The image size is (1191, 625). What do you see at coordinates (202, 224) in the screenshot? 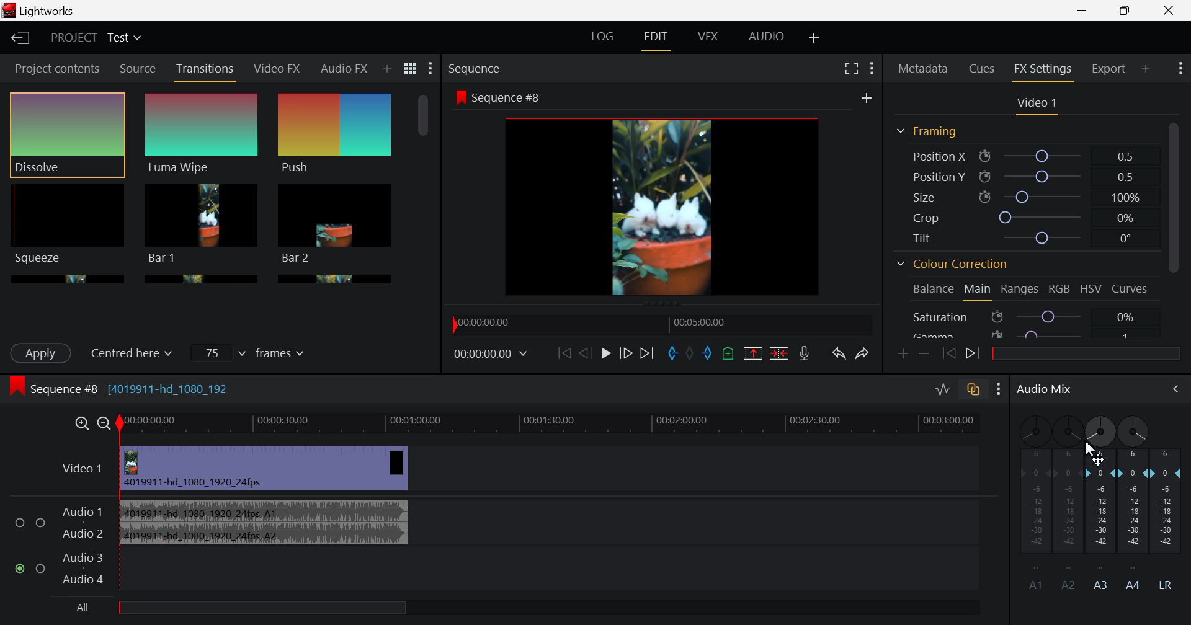
I see `Bar 1` at bounding box center [202, 224].